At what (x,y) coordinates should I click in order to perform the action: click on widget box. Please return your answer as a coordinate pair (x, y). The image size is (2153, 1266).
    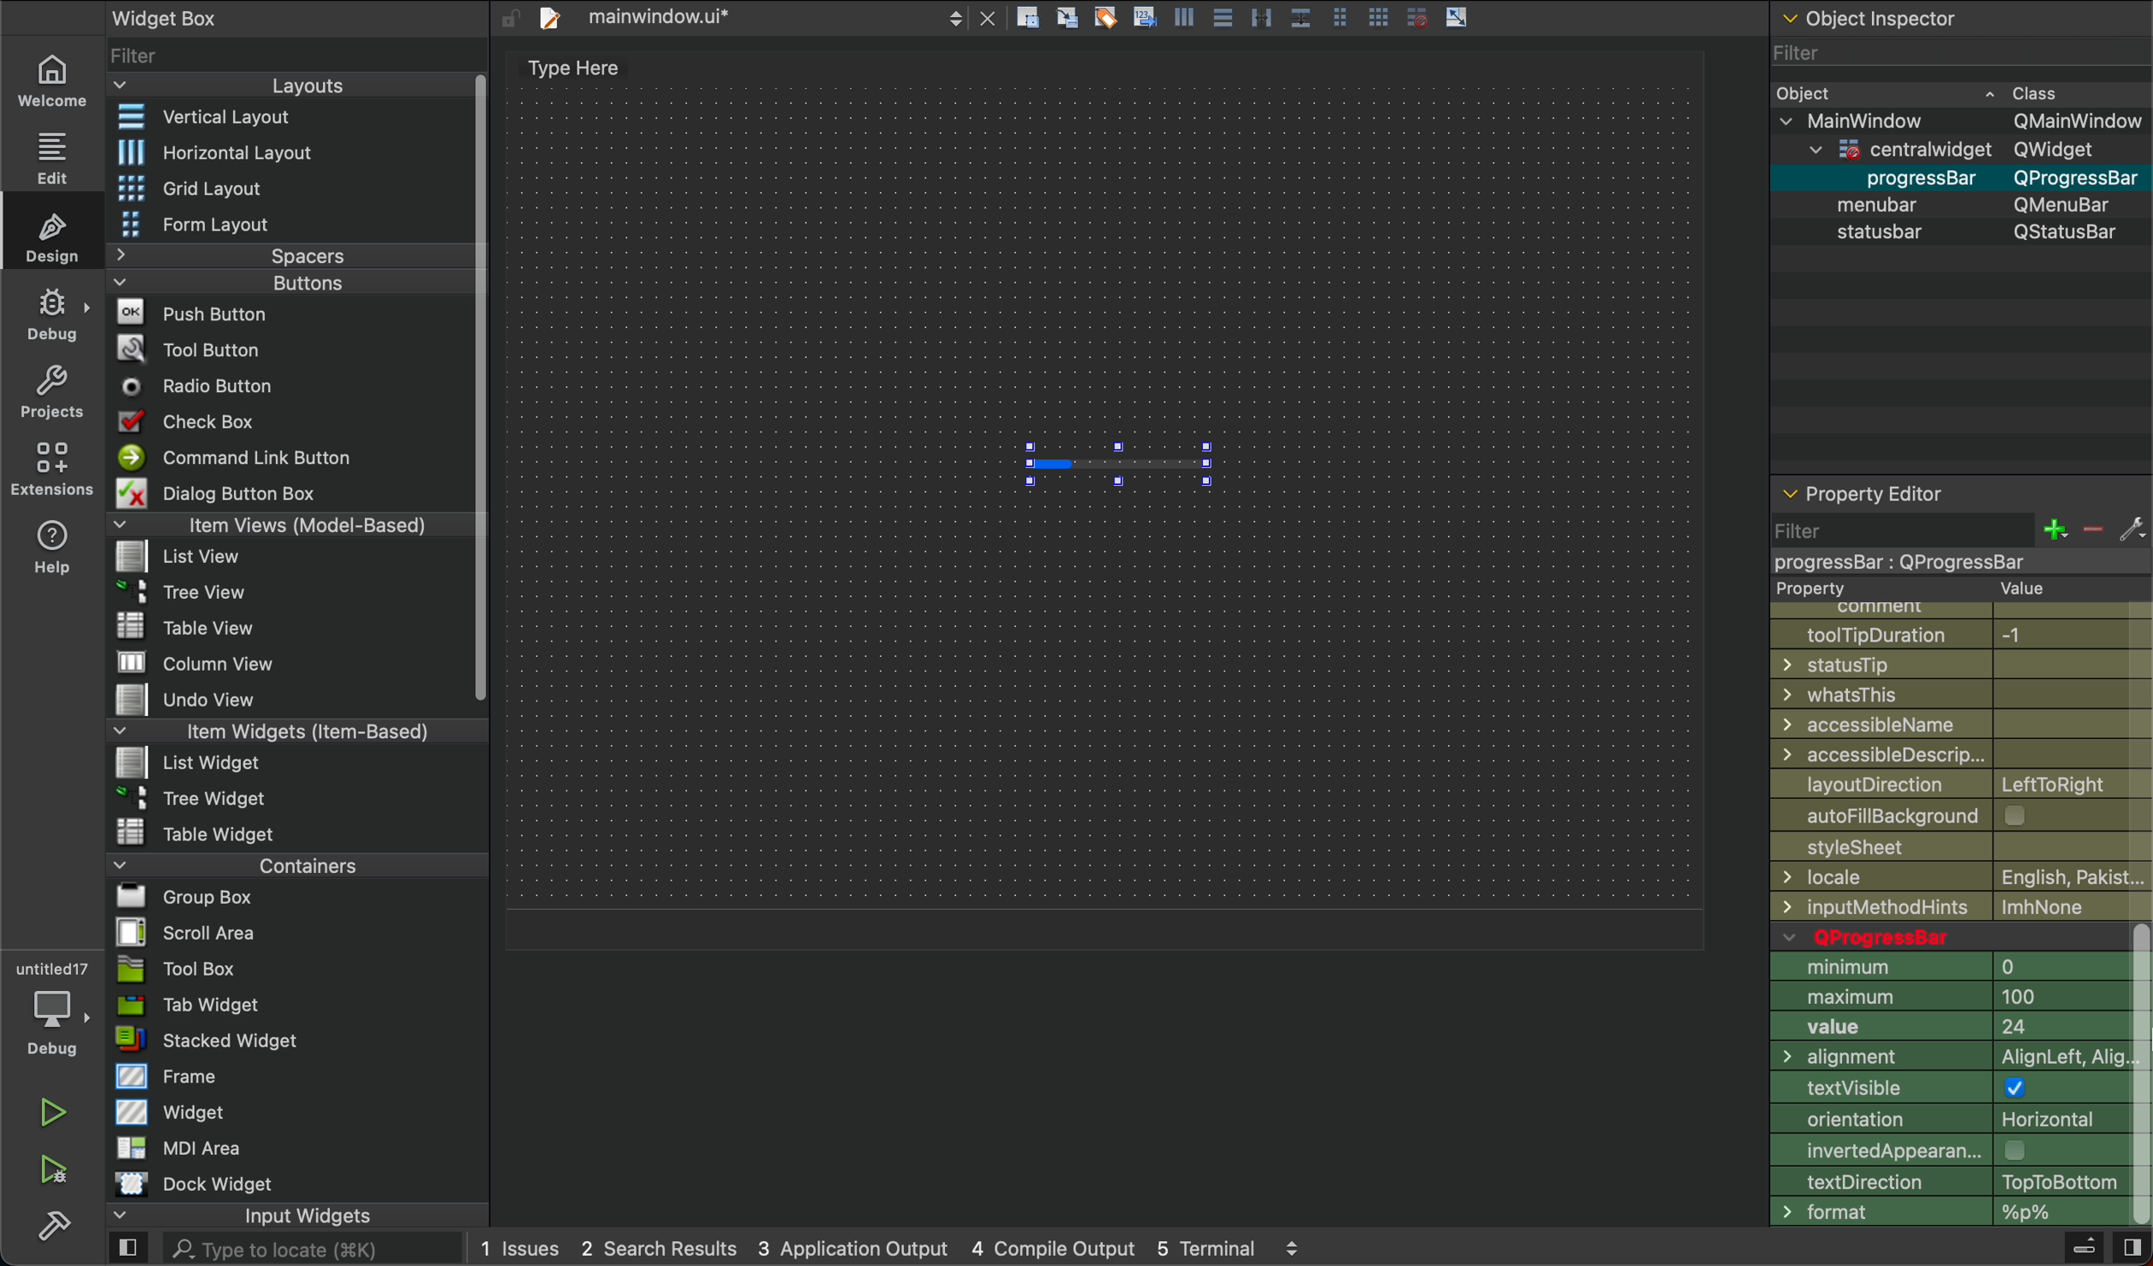
    Looking at the image, I should click on (216, 16).